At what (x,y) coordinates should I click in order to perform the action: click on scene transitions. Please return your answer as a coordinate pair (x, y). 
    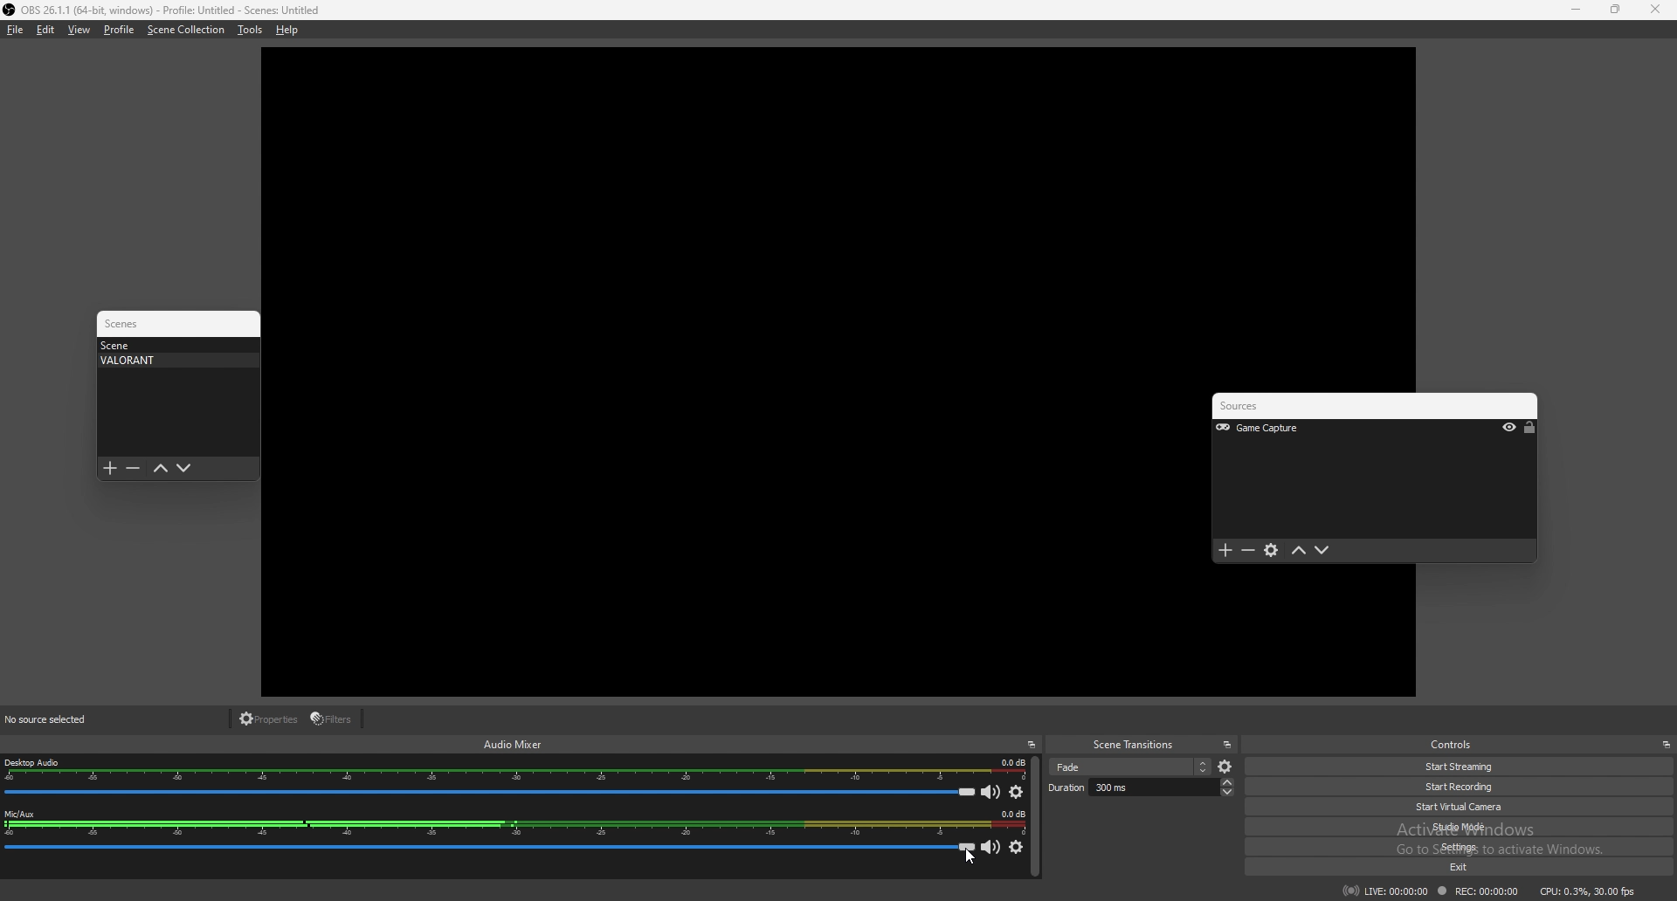
    Looking at the image, I should click on (1134, 746).